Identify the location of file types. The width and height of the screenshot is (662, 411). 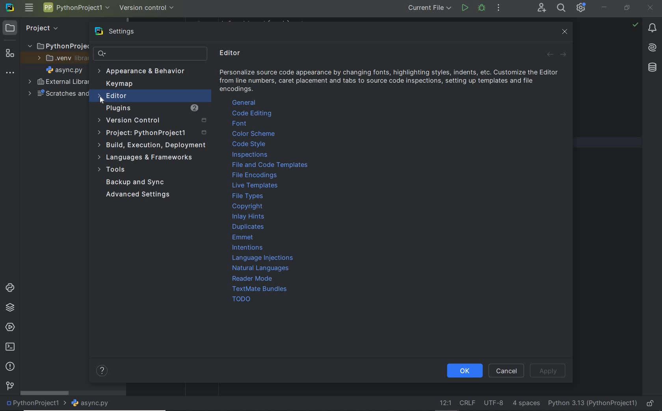
(248, 197).